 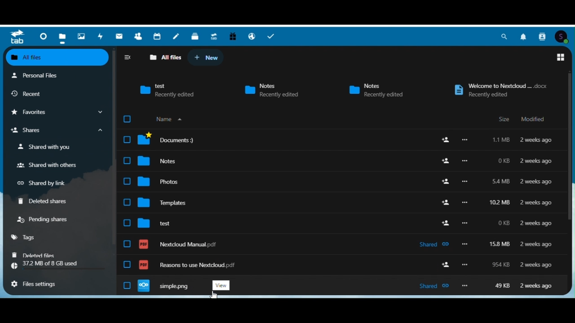 What do you see at coordinates (500, 181) in the screenshot?
I see `size` at bounding box center [500, 181].